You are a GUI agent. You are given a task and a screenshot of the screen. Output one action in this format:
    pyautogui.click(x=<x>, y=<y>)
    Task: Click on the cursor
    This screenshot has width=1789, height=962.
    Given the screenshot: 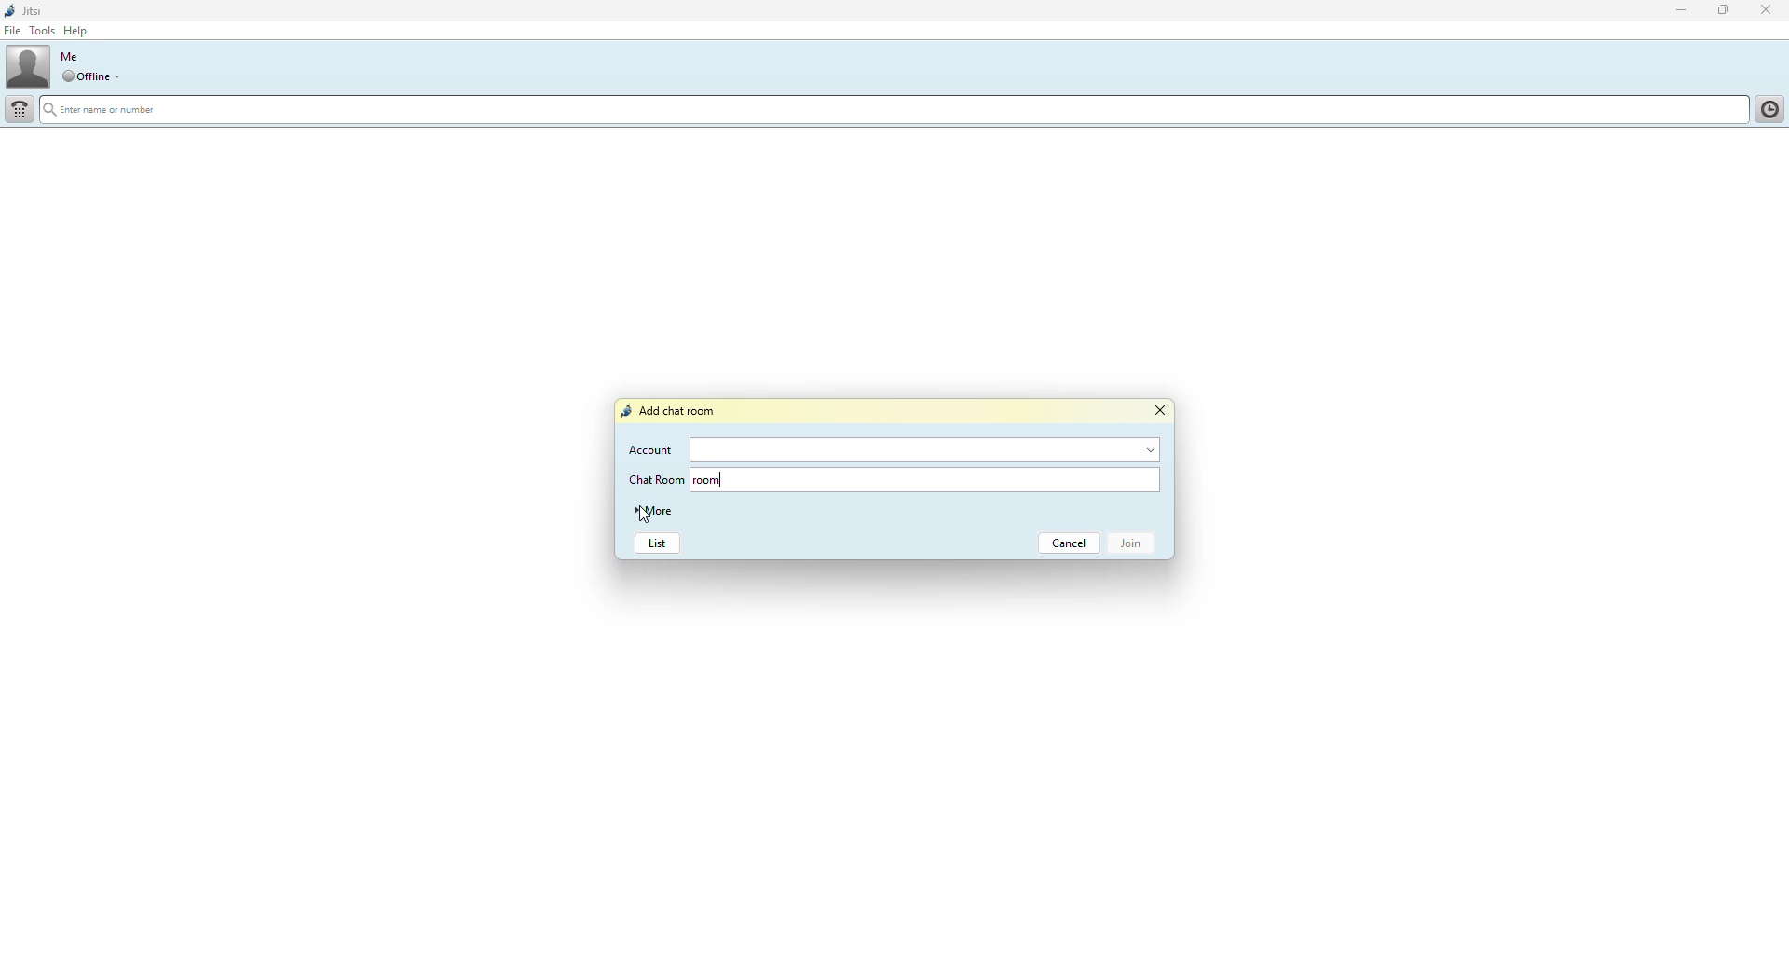 What is the action you would take?
    pyautogui.click(x=645, y=515)
    